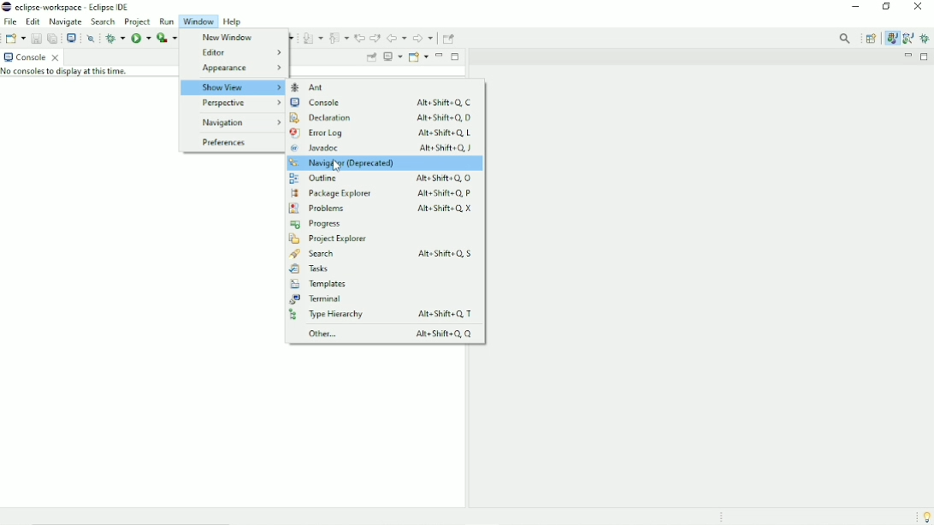  Describe the element at coordinates (359, 38) in the screenshot. I see `Previous edit location` at that location.